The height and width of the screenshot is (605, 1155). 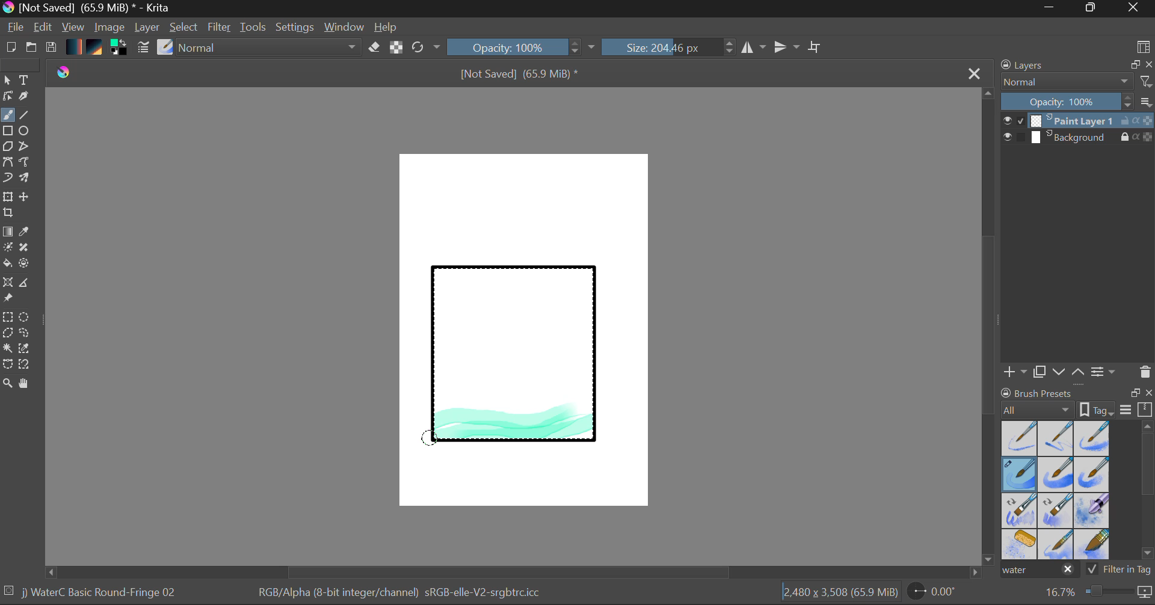 What do you see at coordinates (1077, 82) in the screenshot?
I see `Blending Mode` at bounding box center [1077, 82].